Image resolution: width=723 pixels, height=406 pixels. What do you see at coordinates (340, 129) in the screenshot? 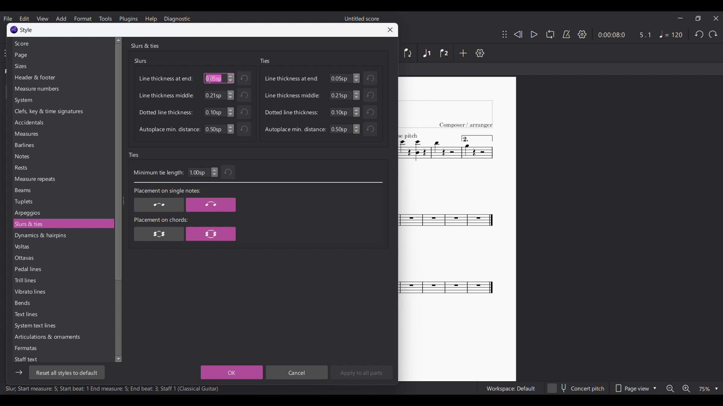
I see `Input autoplace min. distance` at bounding box center [340, 129].